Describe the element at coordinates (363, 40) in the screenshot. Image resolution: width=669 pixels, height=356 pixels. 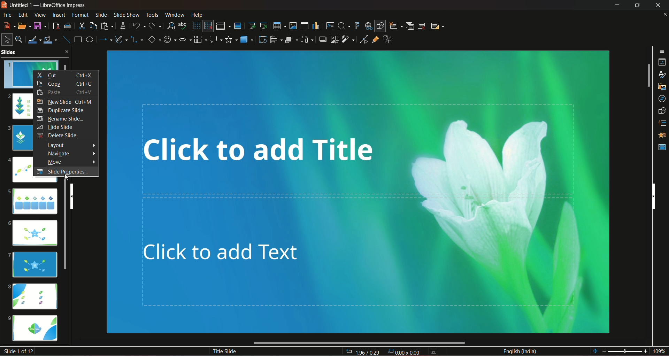
I see `toggle point edit` at that location.